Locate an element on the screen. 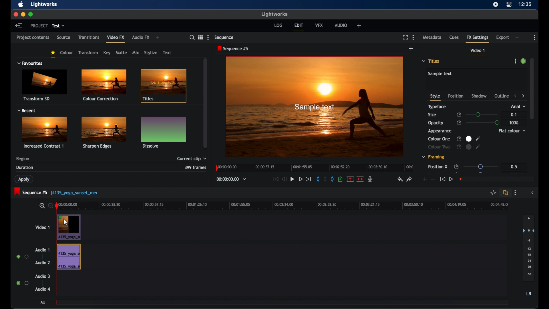 This screenshot has height=309, width=549. sequence is located at coordinates (224, 37).